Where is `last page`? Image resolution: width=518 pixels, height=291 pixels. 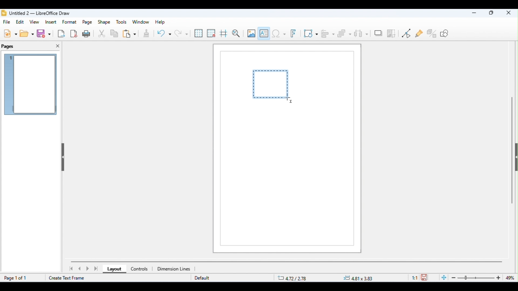
last page is located at coordinates (97, 269).